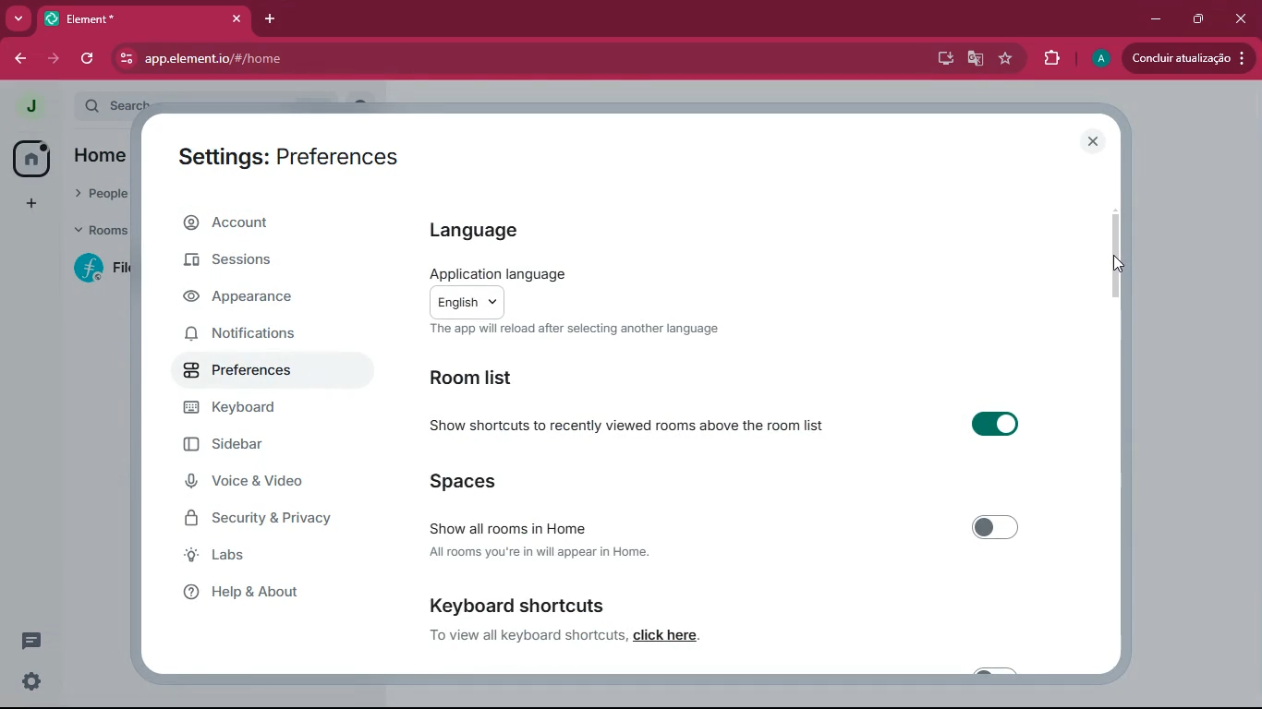 This screenshot has width=1262, height=709. I want to click on spaces, so click(520, 482).